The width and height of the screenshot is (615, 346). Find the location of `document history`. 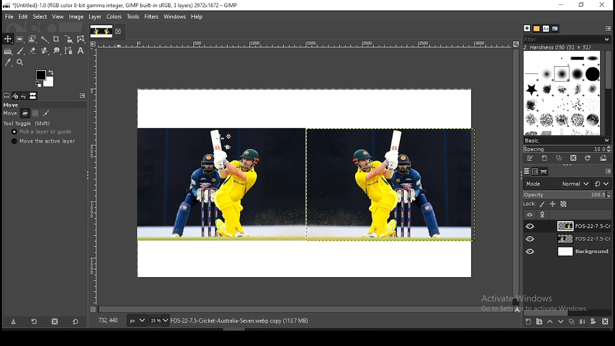

document history is located at coordinates (555, 29).